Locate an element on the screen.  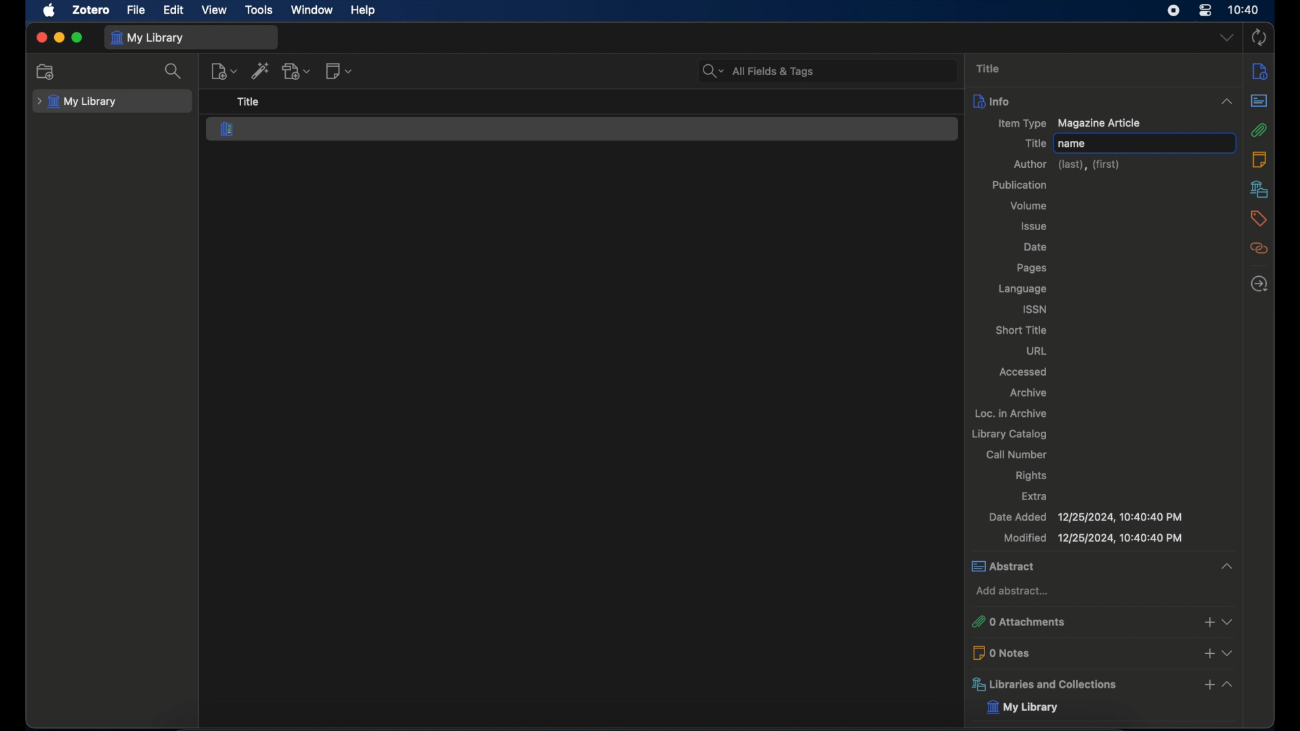
issue is located at coordinates (1035, 227).